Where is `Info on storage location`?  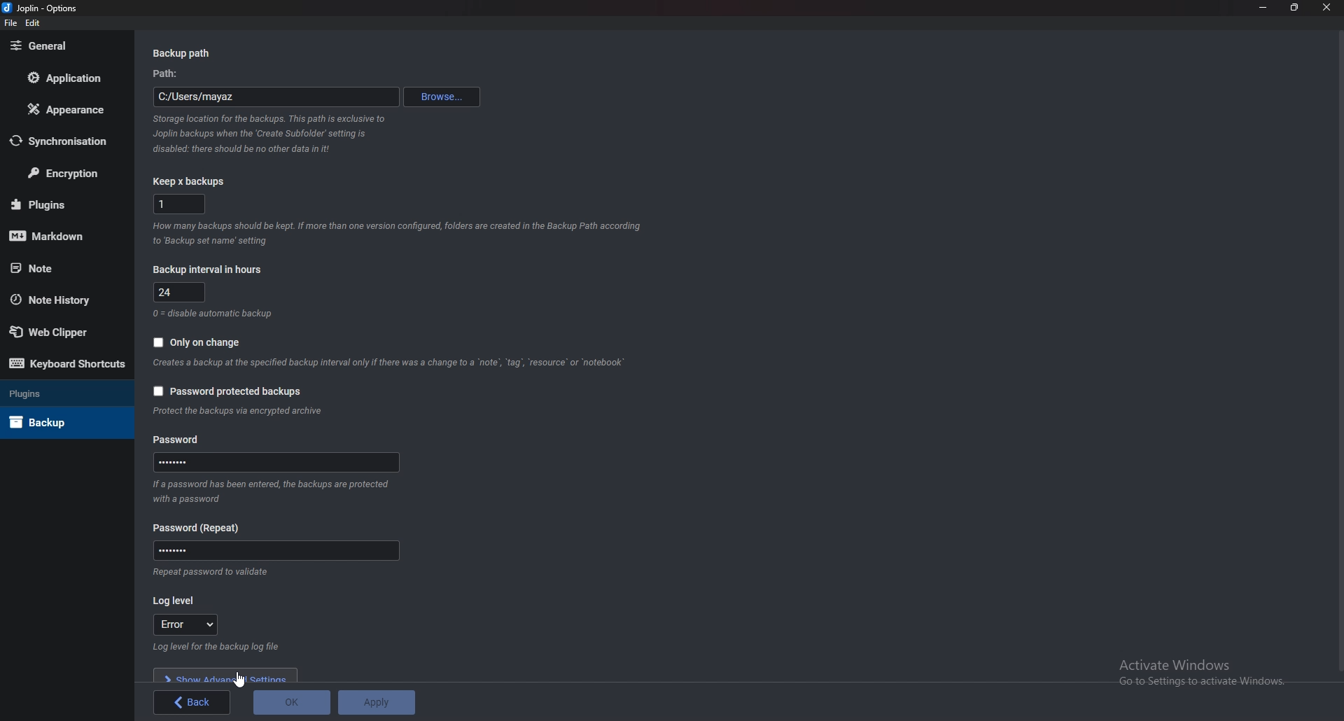
Info on storage location is located at coordinates (267, 135).